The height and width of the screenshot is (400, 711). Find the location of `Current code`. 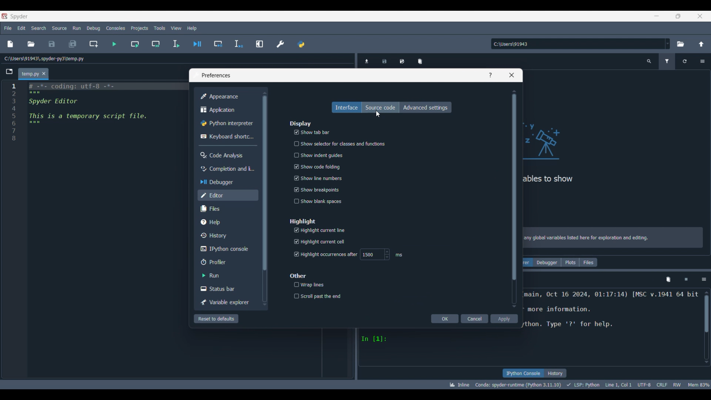

Current code is located at coordinates (98, 116).